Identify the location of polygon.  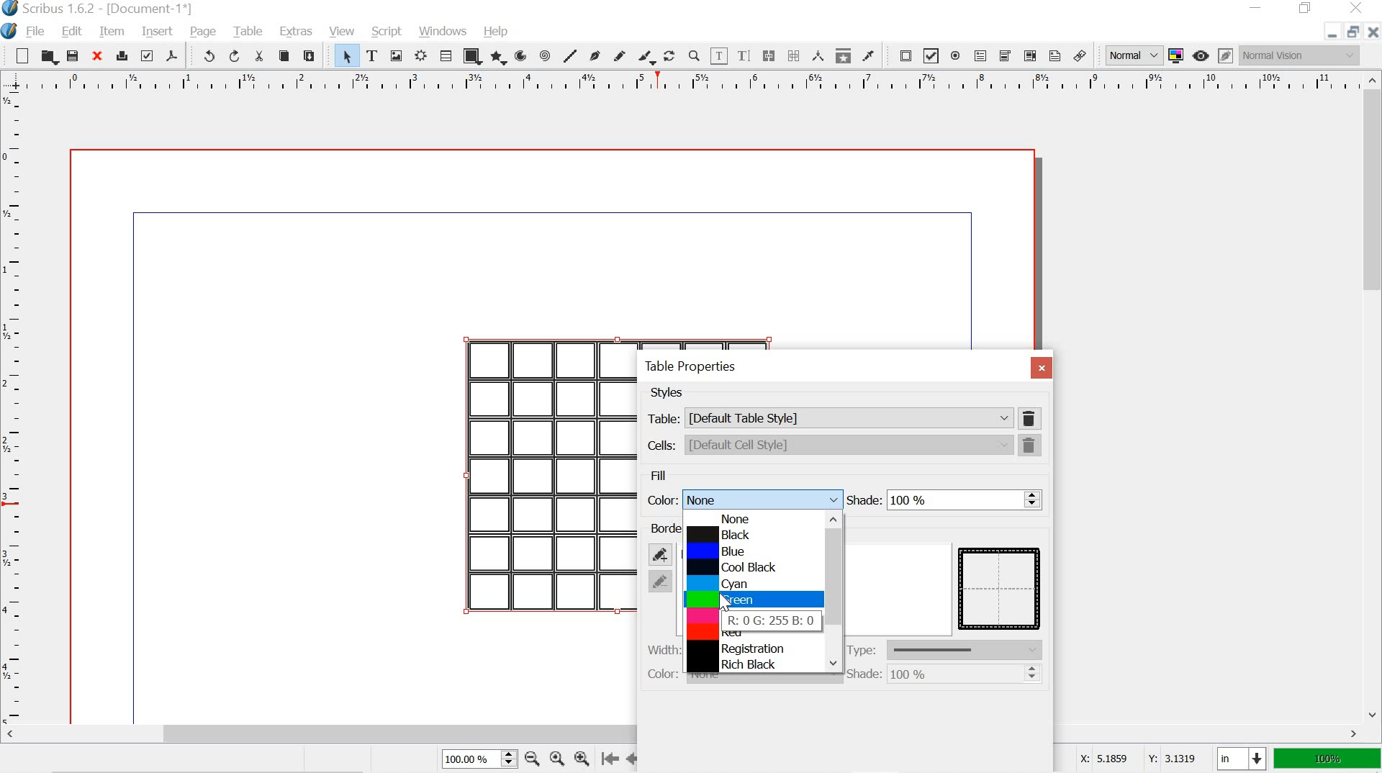
(497, 55).